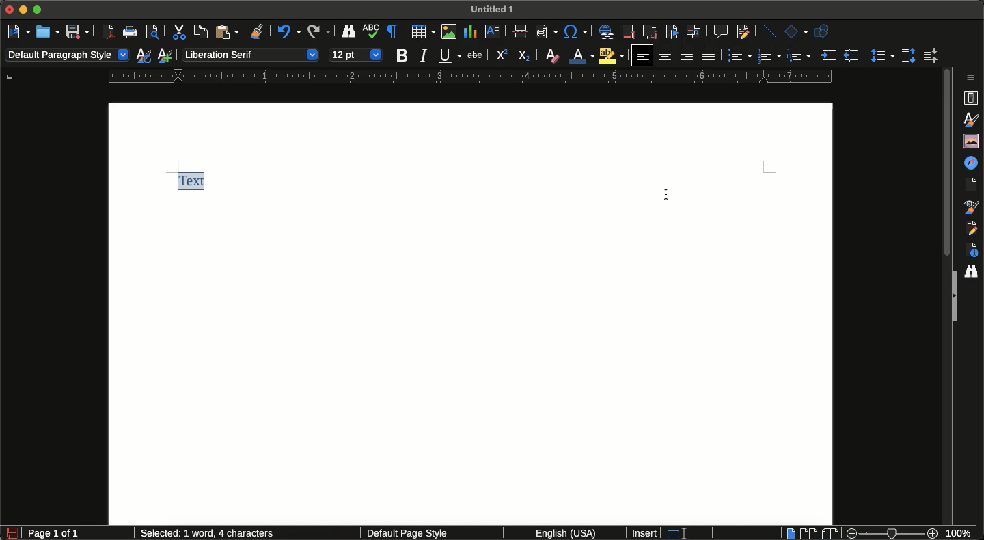 The width and height of the screenshot is (984, 540). I want to click on Expand, so click(953, 297).